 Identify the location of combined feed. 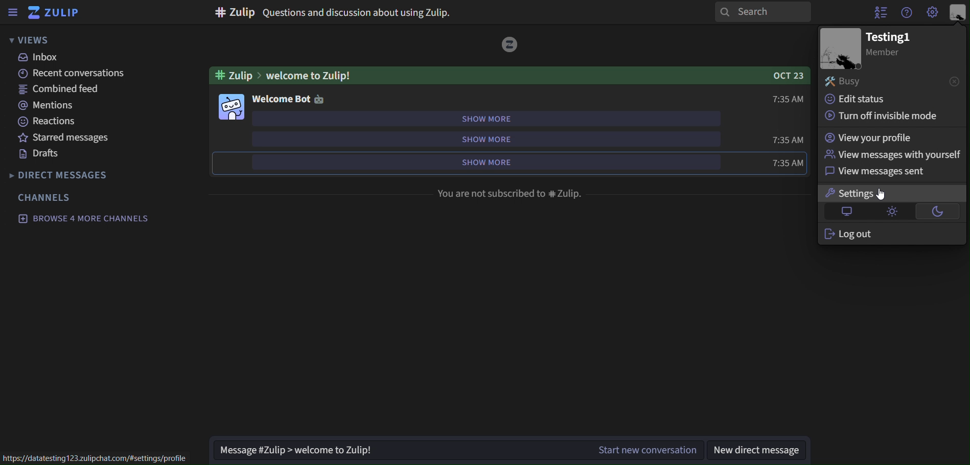
(57, 88).